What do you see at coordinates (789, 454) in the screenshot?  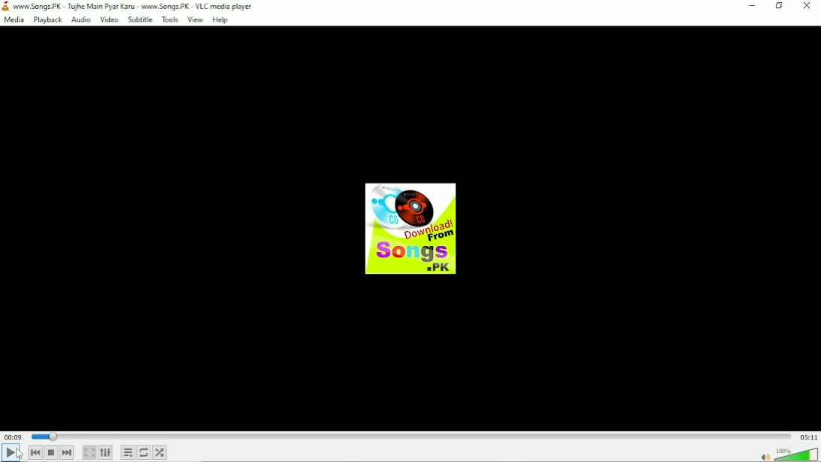 I see `Volume` at bounding box center [789, 454].